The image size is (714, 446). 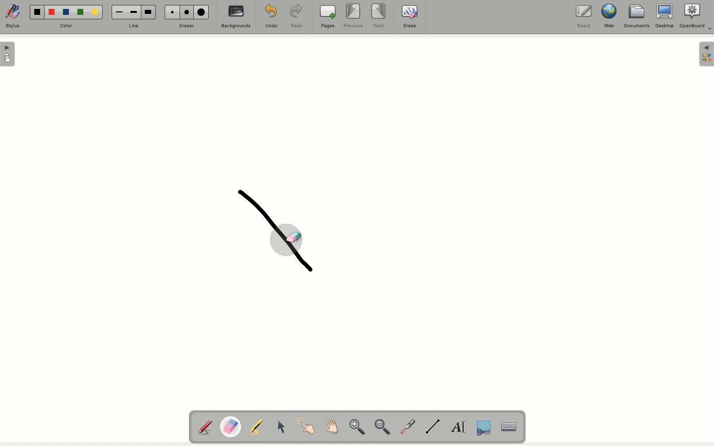 What do you see at coordinates (509, 427) in the screenshot?
I see `Keyboard` at bounding box center [509, 427].